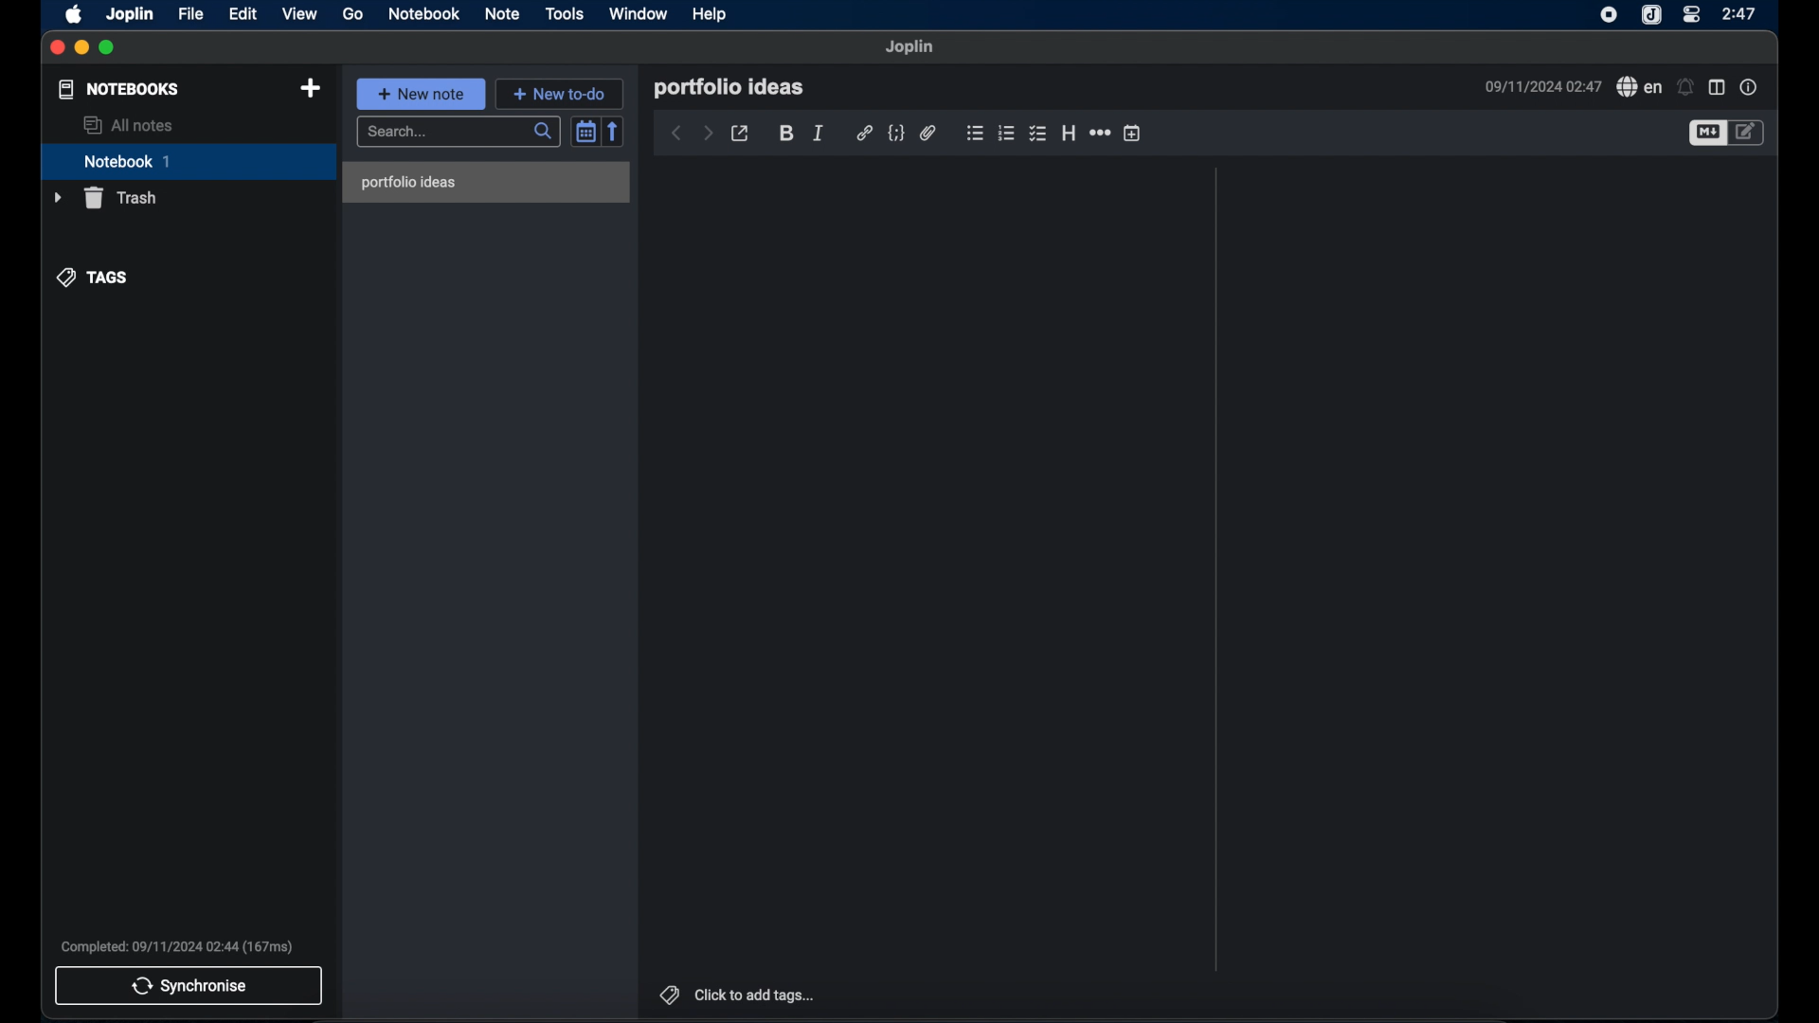 The height and width of the screenshot is (1023, 1819). What do you see at coordinates (1717, 88) in the screenshot?
I see `toggle editor layout` at bounding box center [1717, 88].